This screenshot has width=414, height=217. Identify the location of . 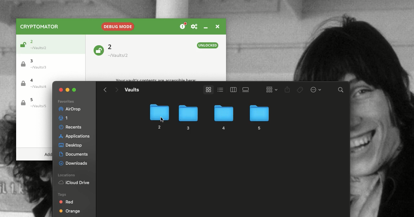
(158, 116).